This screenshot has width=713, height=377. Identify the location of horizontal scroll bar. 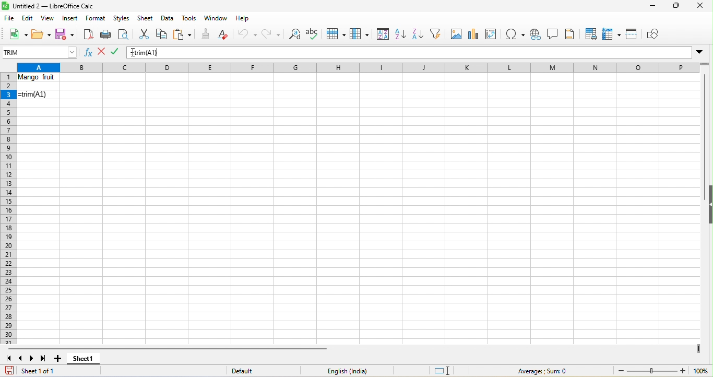
(164, 348).